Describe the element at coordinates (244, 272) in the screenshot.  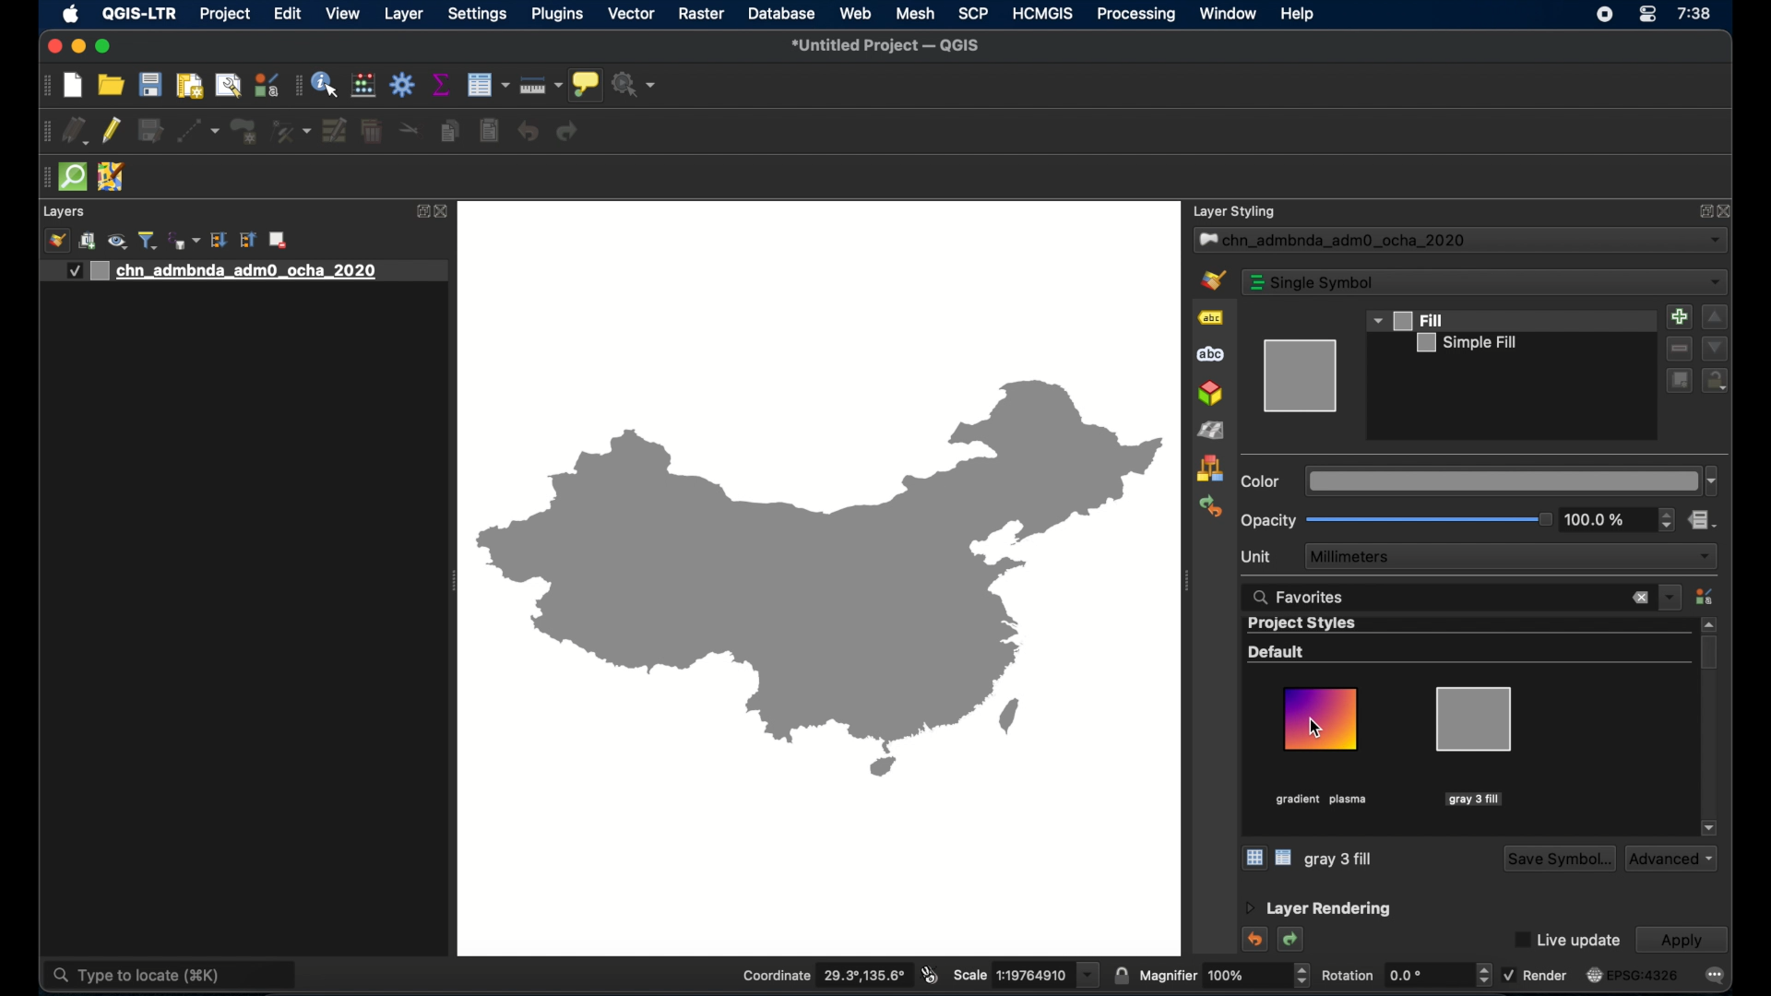
I see `layer 1` at that location.